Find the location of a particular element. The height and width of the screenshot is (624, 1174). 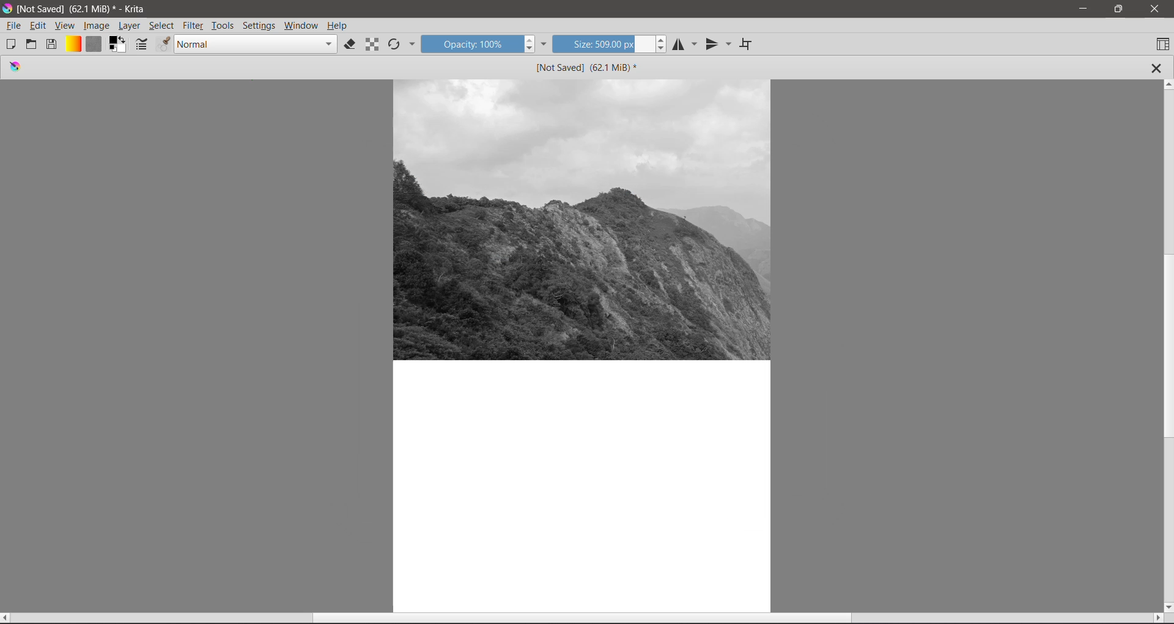

cursor is located at coordinates (141, 36).